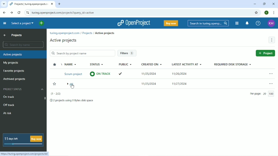  Describe the element at coordinates (54, 64) in the screenshot. I see `Sort by favorites` at that location.